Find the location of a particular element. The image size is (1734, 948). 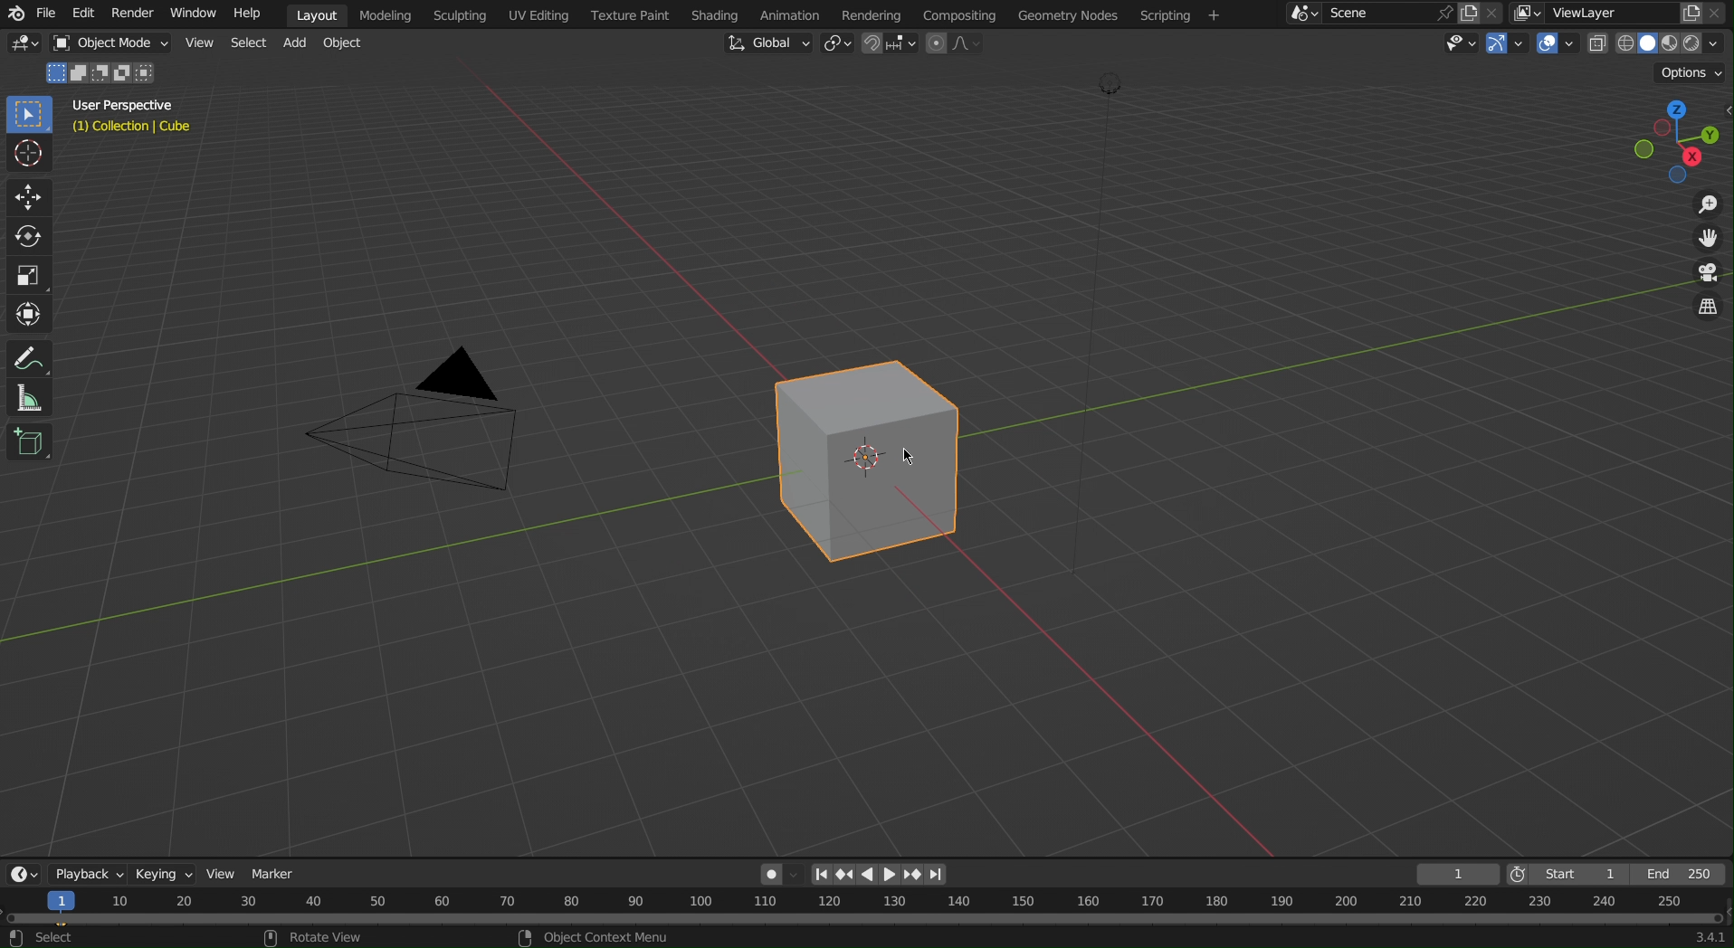

Compositing is located at coordinates (962, 14).